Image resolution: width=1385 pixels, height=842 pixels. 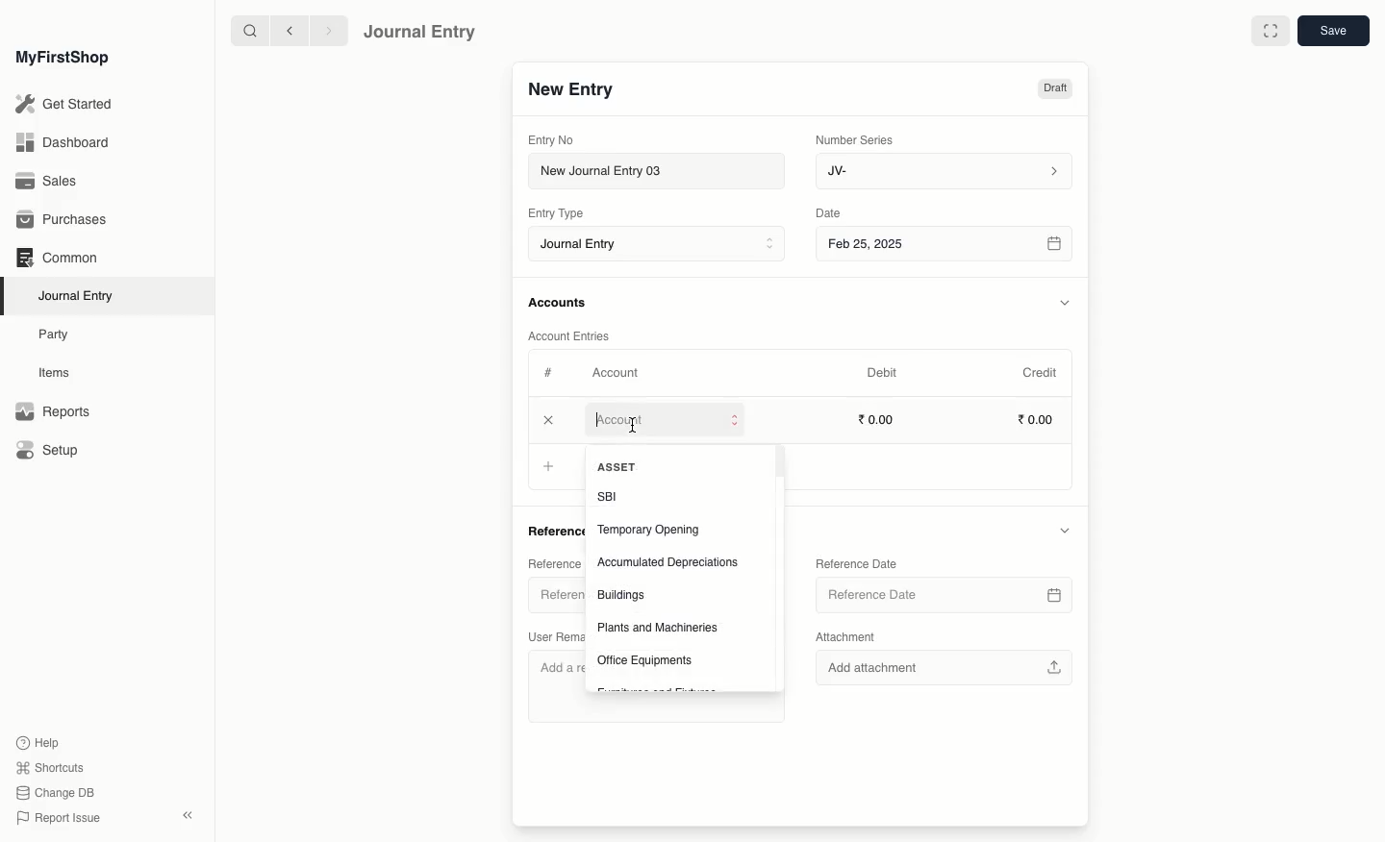 I want to click on Hashtag, so click(x=552, y=374).